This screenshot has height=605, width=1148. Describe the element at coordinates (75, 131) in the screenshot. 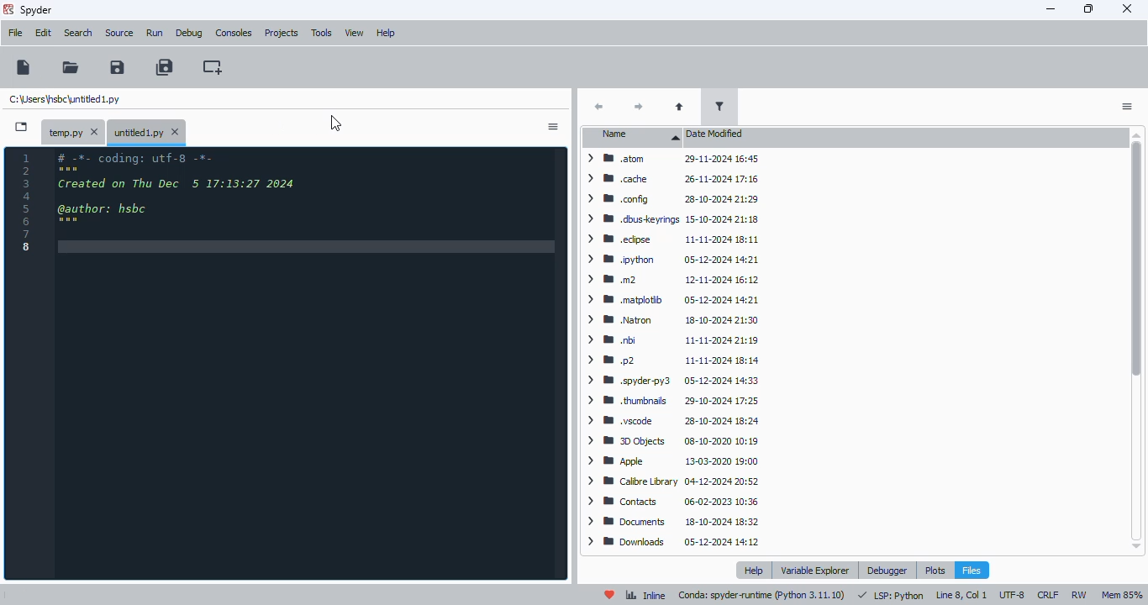

I see `temporary file` at that location.